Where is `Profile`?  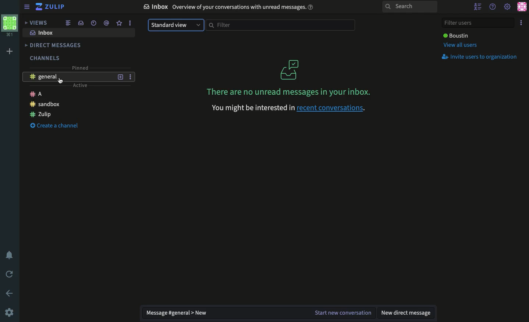
Profile is located at coordinates (521, 7).